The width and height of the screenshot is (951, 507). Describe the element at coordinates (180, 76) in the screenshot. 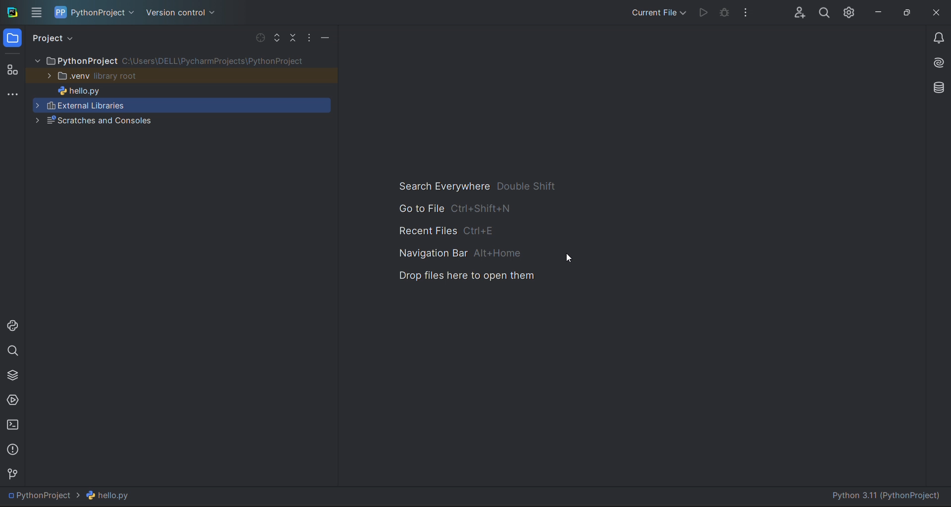

I see `.venu` at that location.